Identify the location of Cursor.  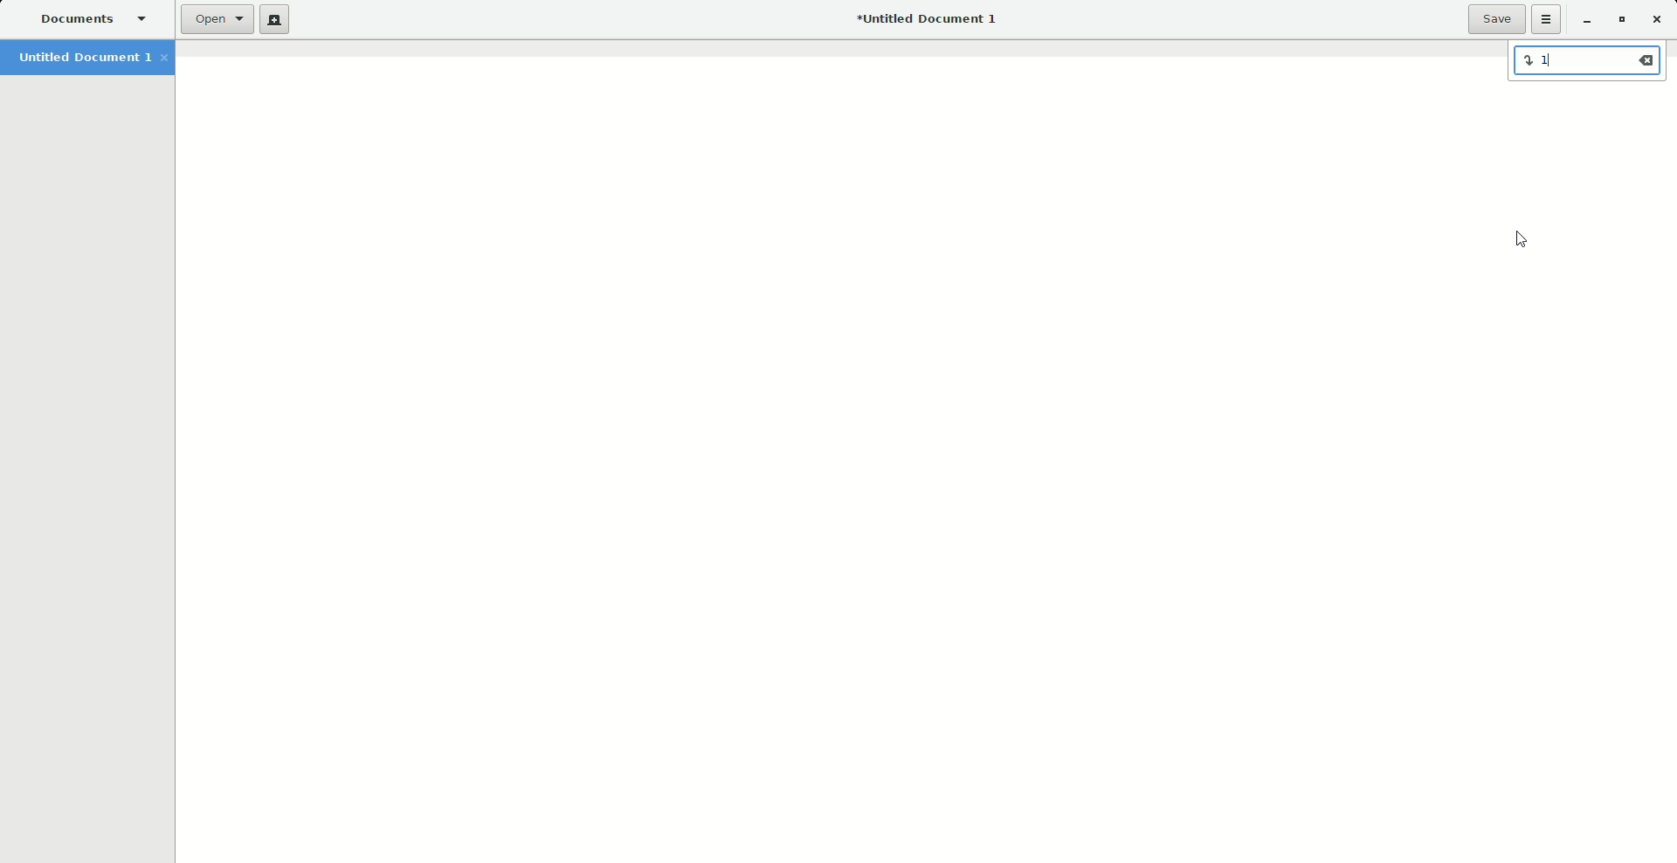
(1526, 241).